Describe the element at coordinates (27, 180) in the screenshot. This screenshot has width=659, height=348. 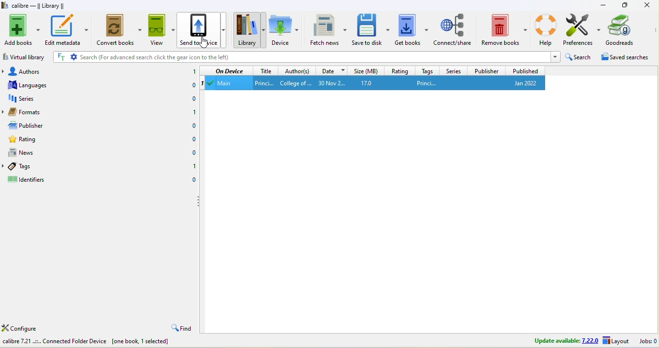
I see `identifiers` at that location.